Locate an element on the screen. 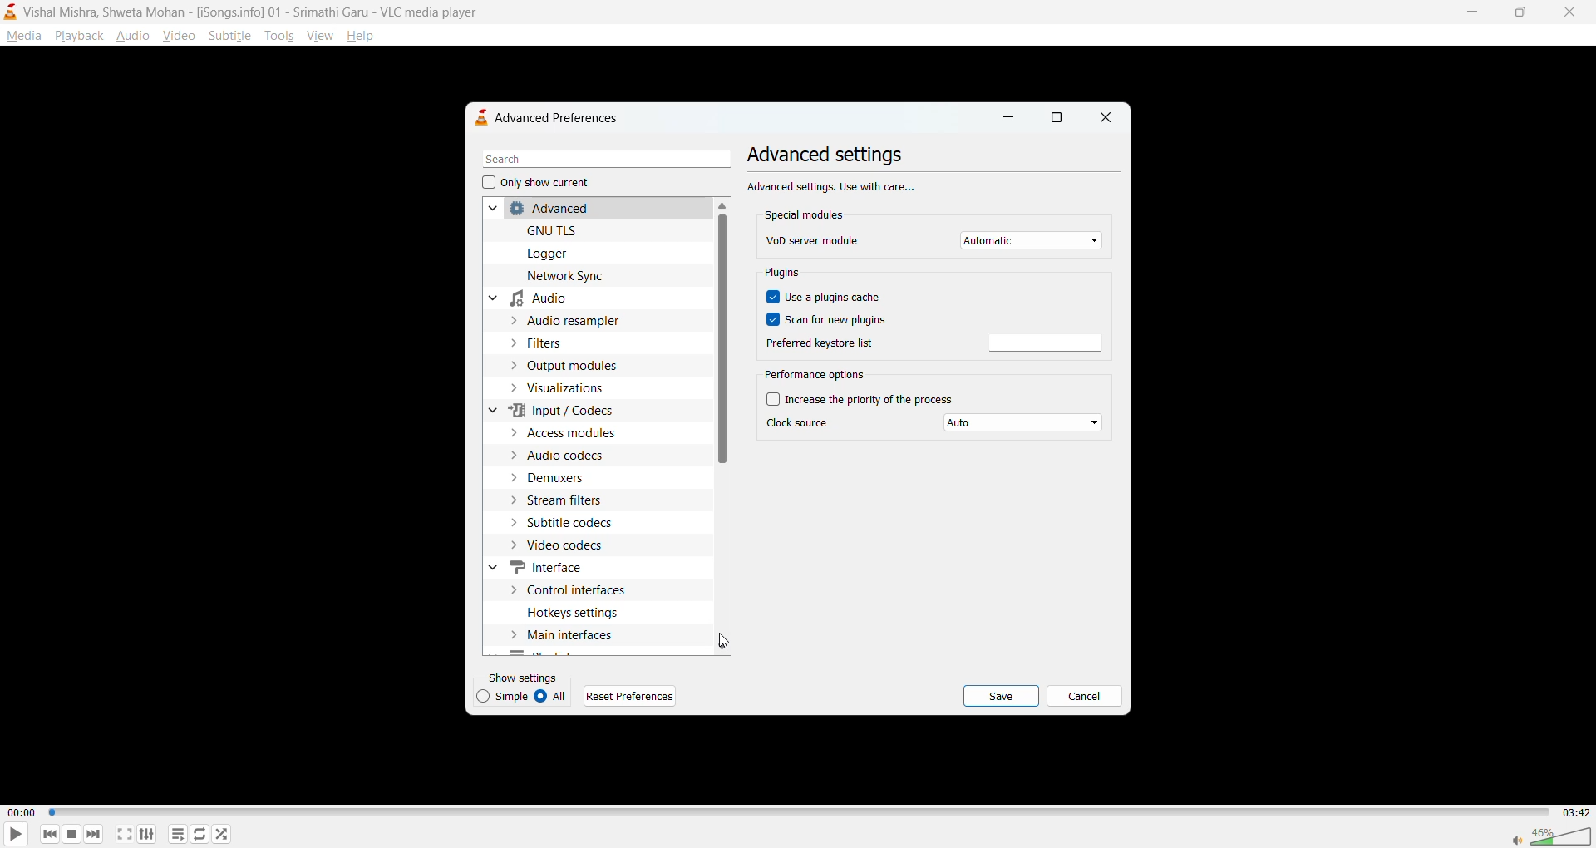 The image size is (1596, 848). advanced settings is located at coordinates (825, 156).